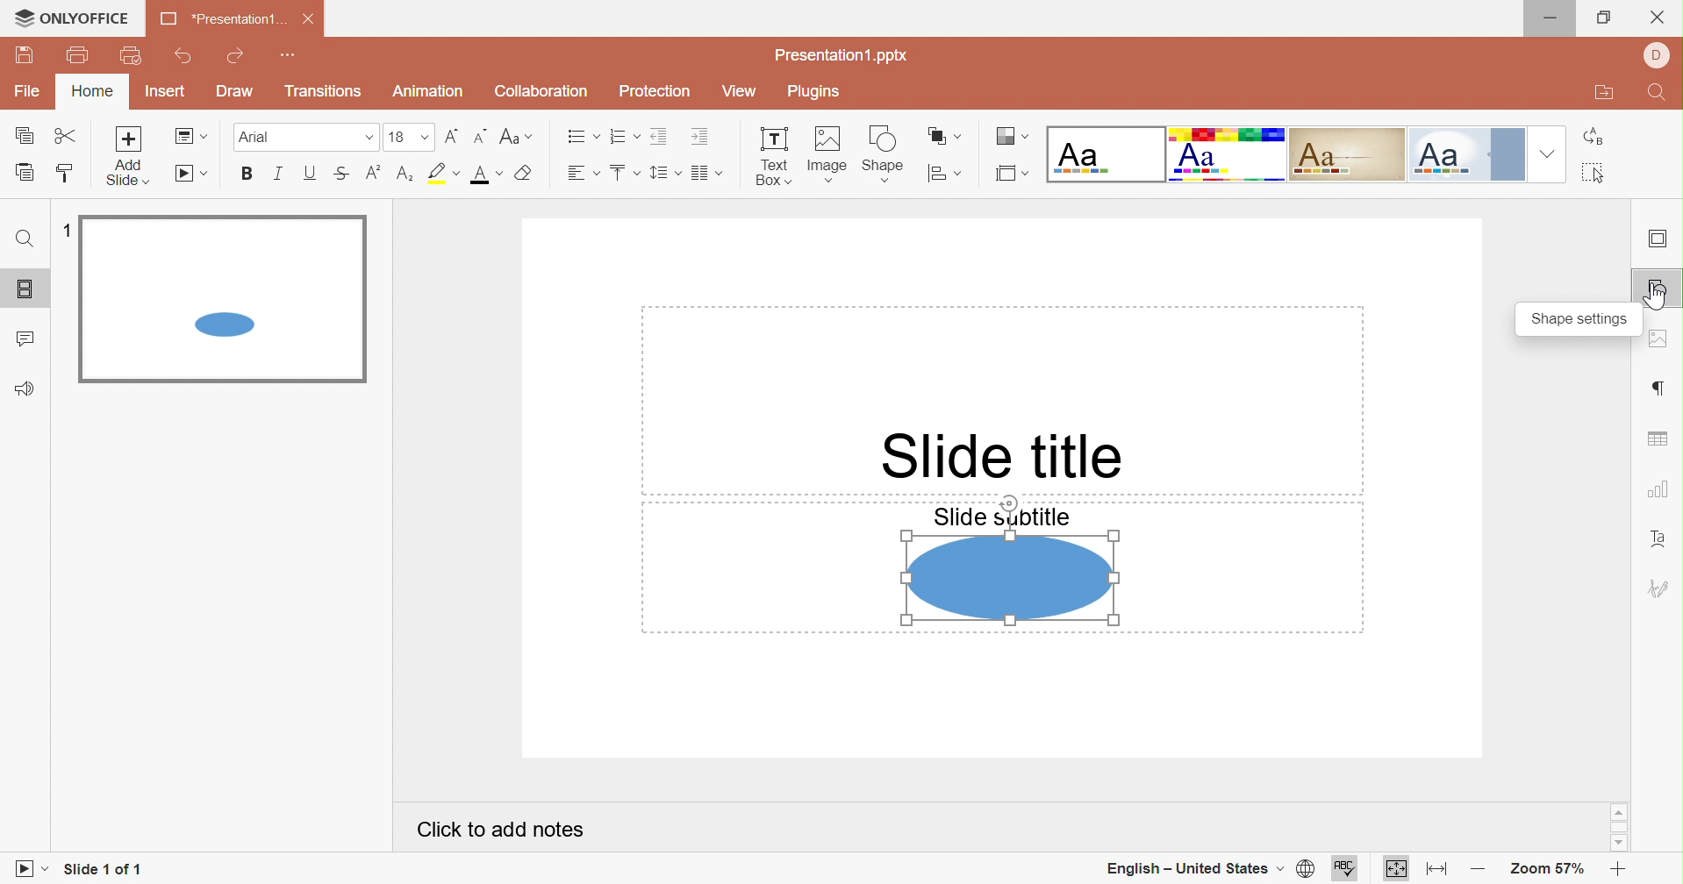 Image resolution: width=1683 pixels, height=884 pixels. What do you see at coordinates (1004, 458) in the screenshot?
I see `Slide title` at bounding box center [1004, 458].